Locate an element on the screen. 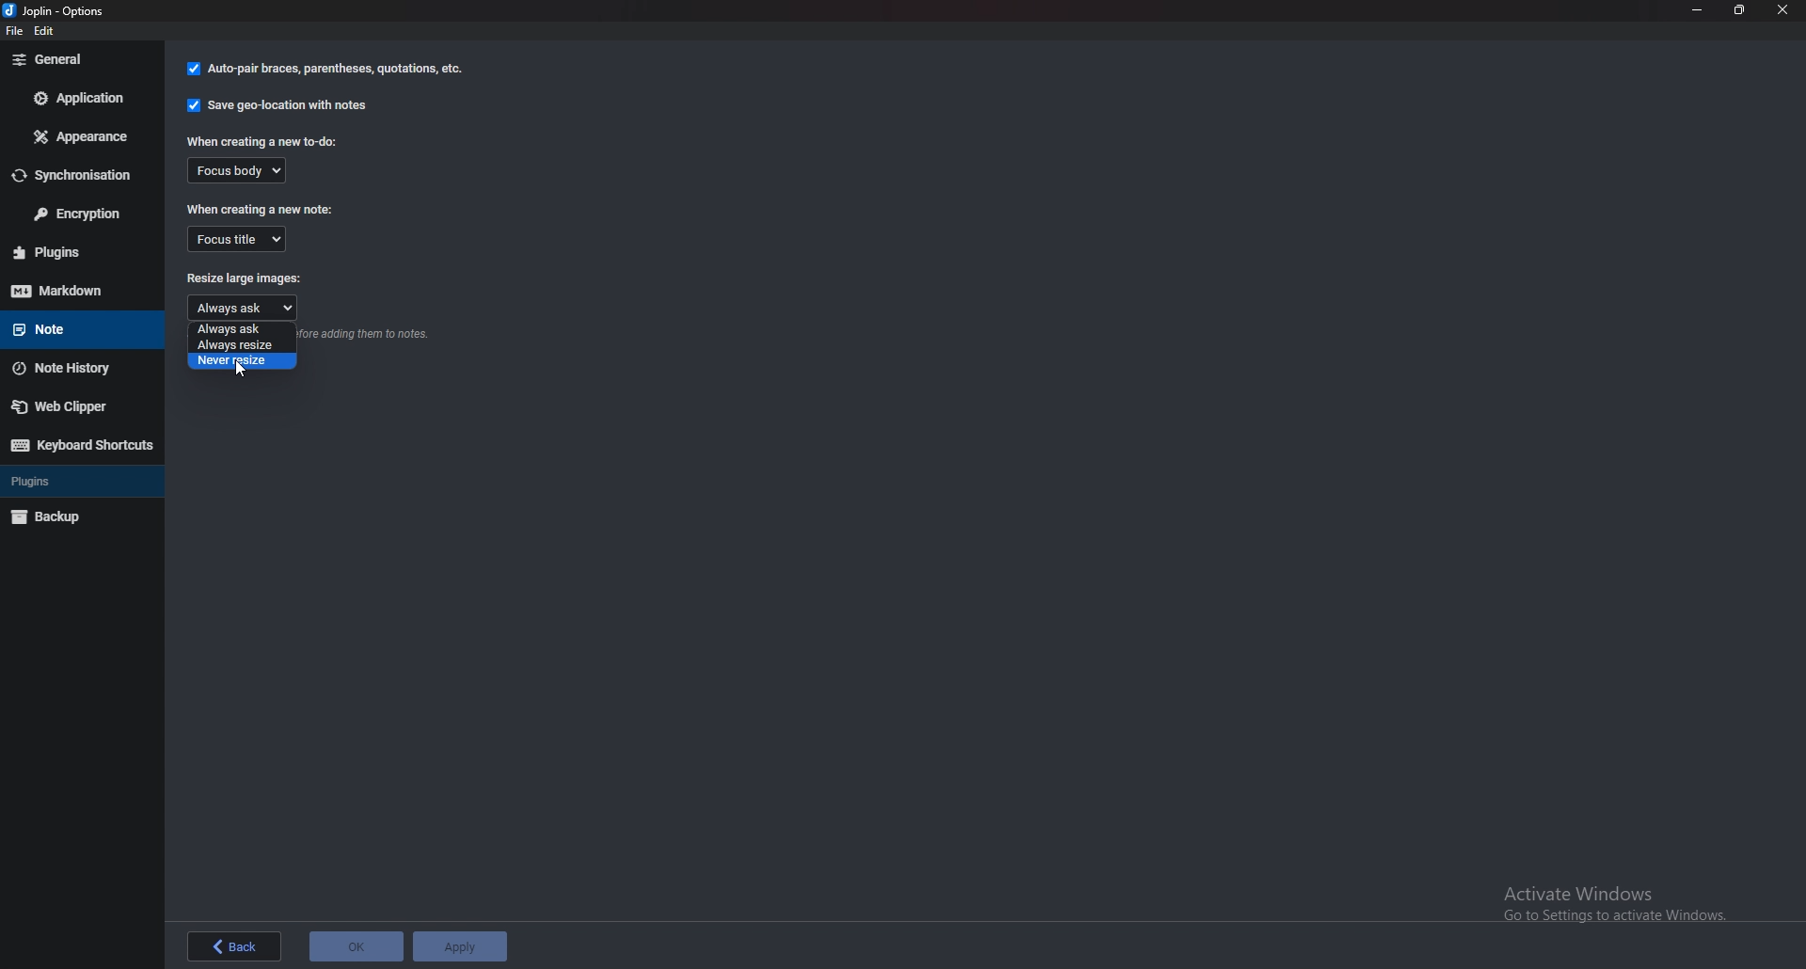 The image size is (1806, 969). note is located at coordinates (72, 327).